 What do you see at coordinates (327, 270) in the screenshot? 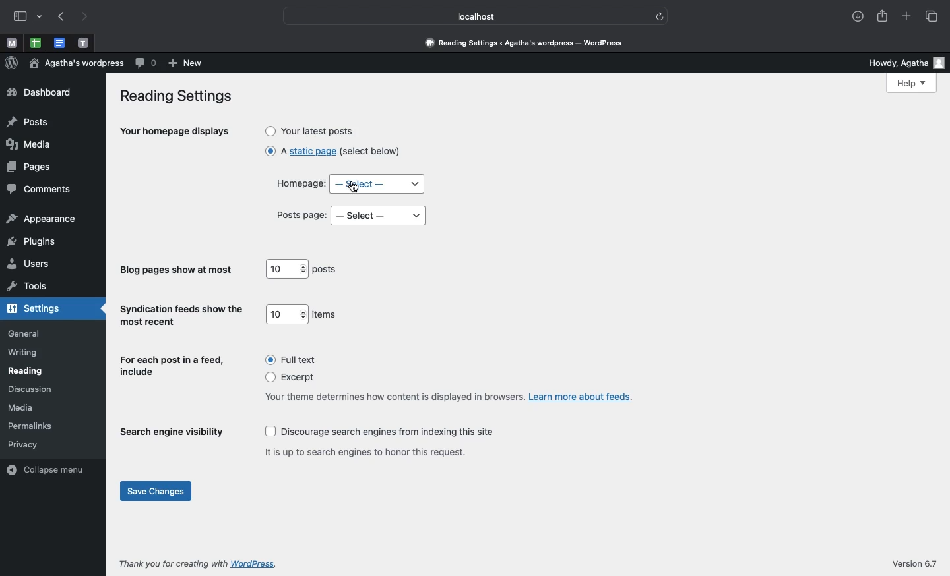
I see `posts` at bounding box center [327, 270].